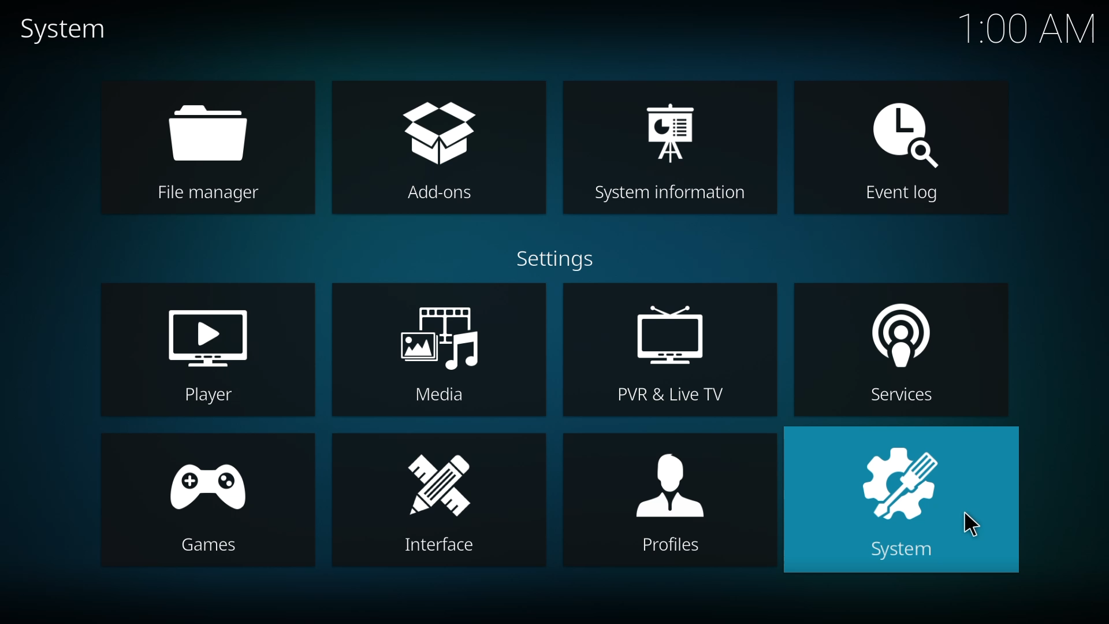  I want to click on event log, so click(903, 148).